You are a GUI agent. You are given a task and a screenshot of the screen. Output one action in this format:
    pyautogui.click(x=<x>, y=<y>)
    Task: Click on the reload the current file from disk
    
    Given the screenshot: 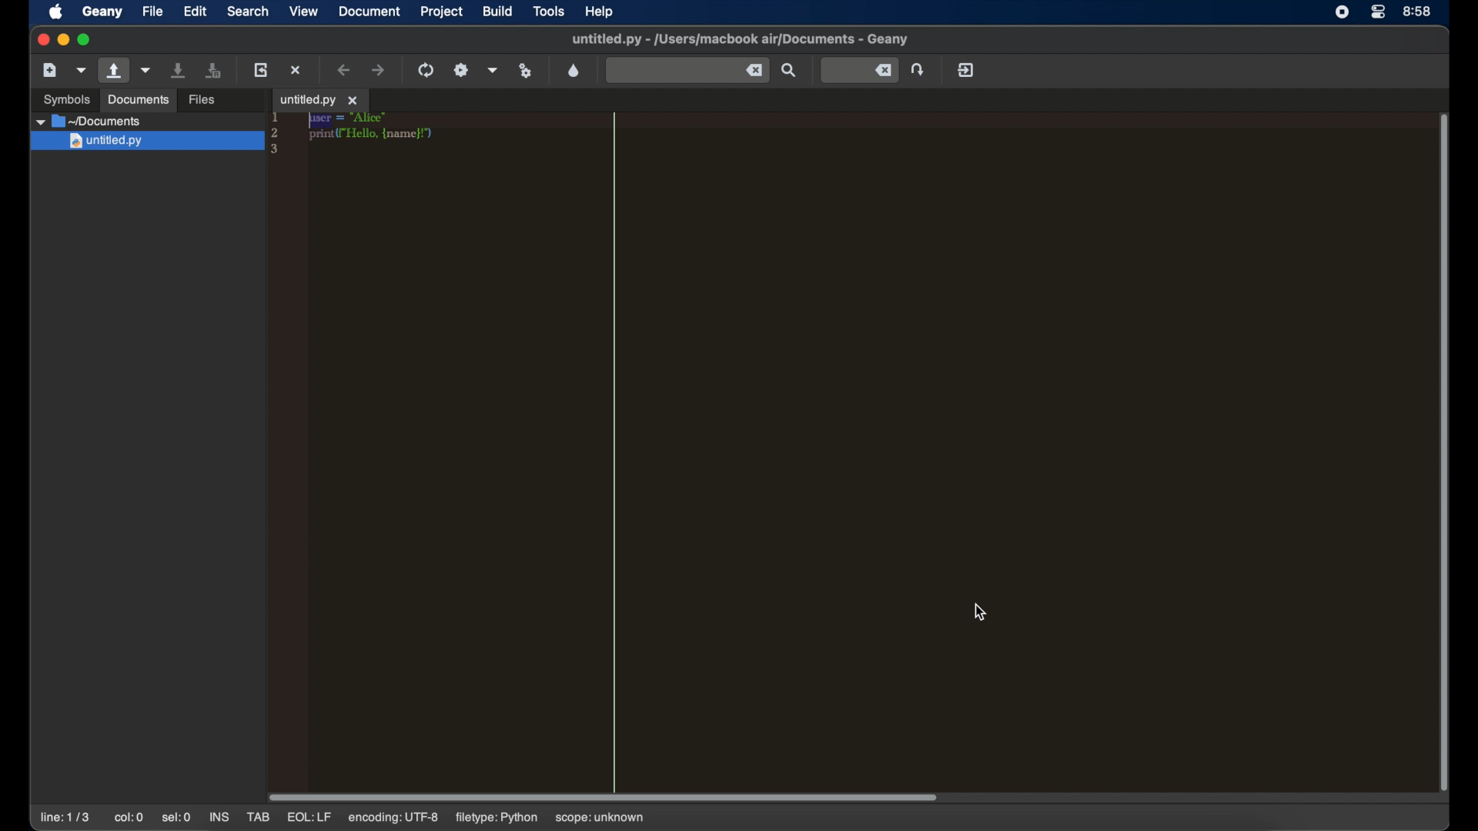 What is the action you would take?
    pyautogui.click(x=262, y=70)
    